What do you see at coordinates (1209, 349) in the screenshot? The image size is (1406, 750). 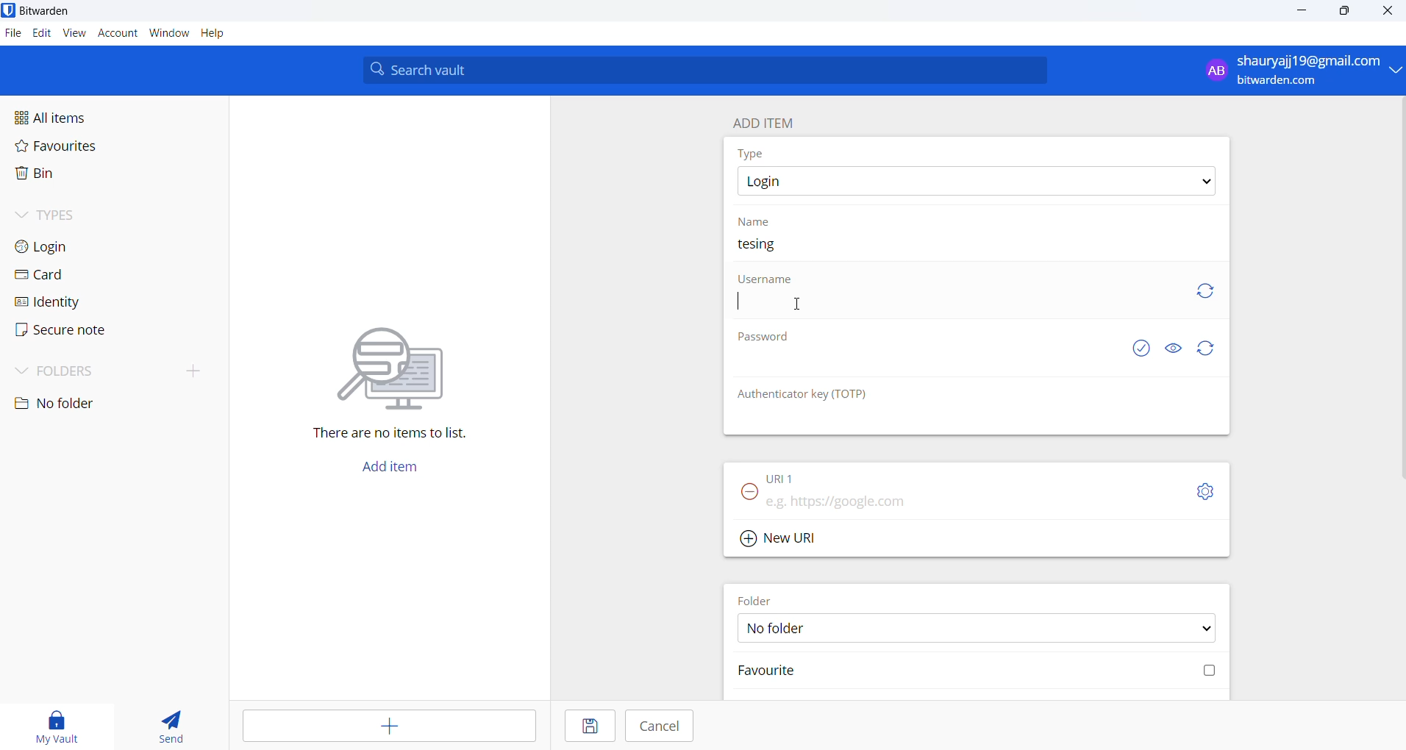 I see `generate password` at bounding box center [1209, 349].